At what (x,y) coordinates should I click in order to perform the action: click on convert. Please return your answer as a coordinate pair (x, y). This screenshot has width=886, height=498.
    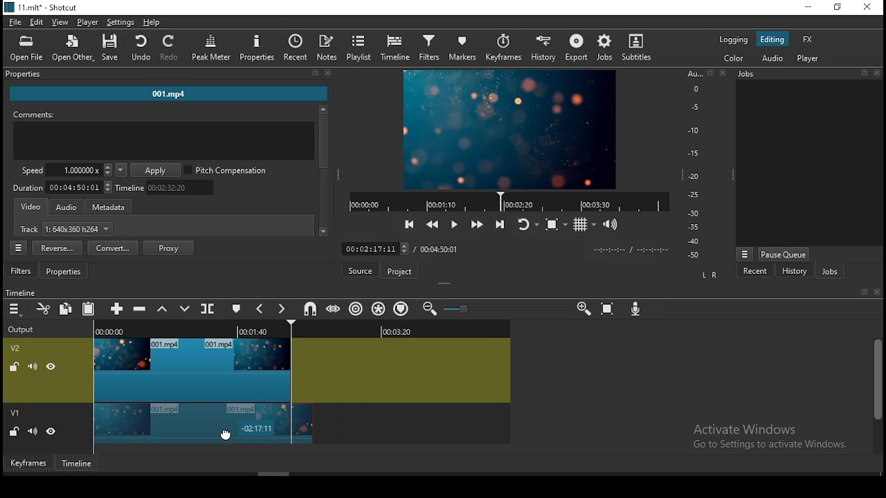
    Looking at the image, I should click on (113, 248).